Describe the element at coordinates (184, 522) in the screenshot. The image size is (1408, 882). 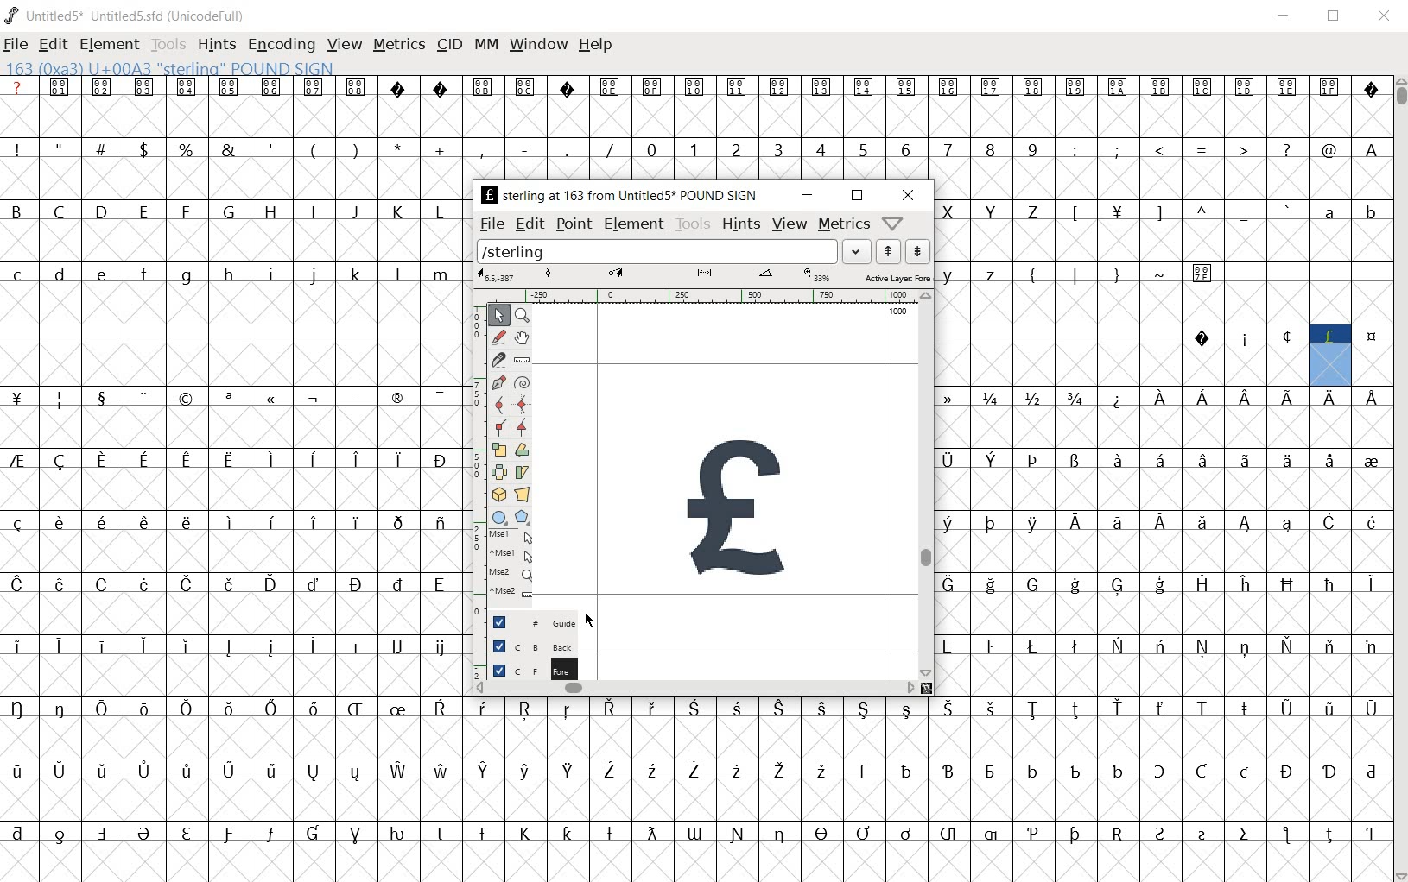
I see `` at that location.